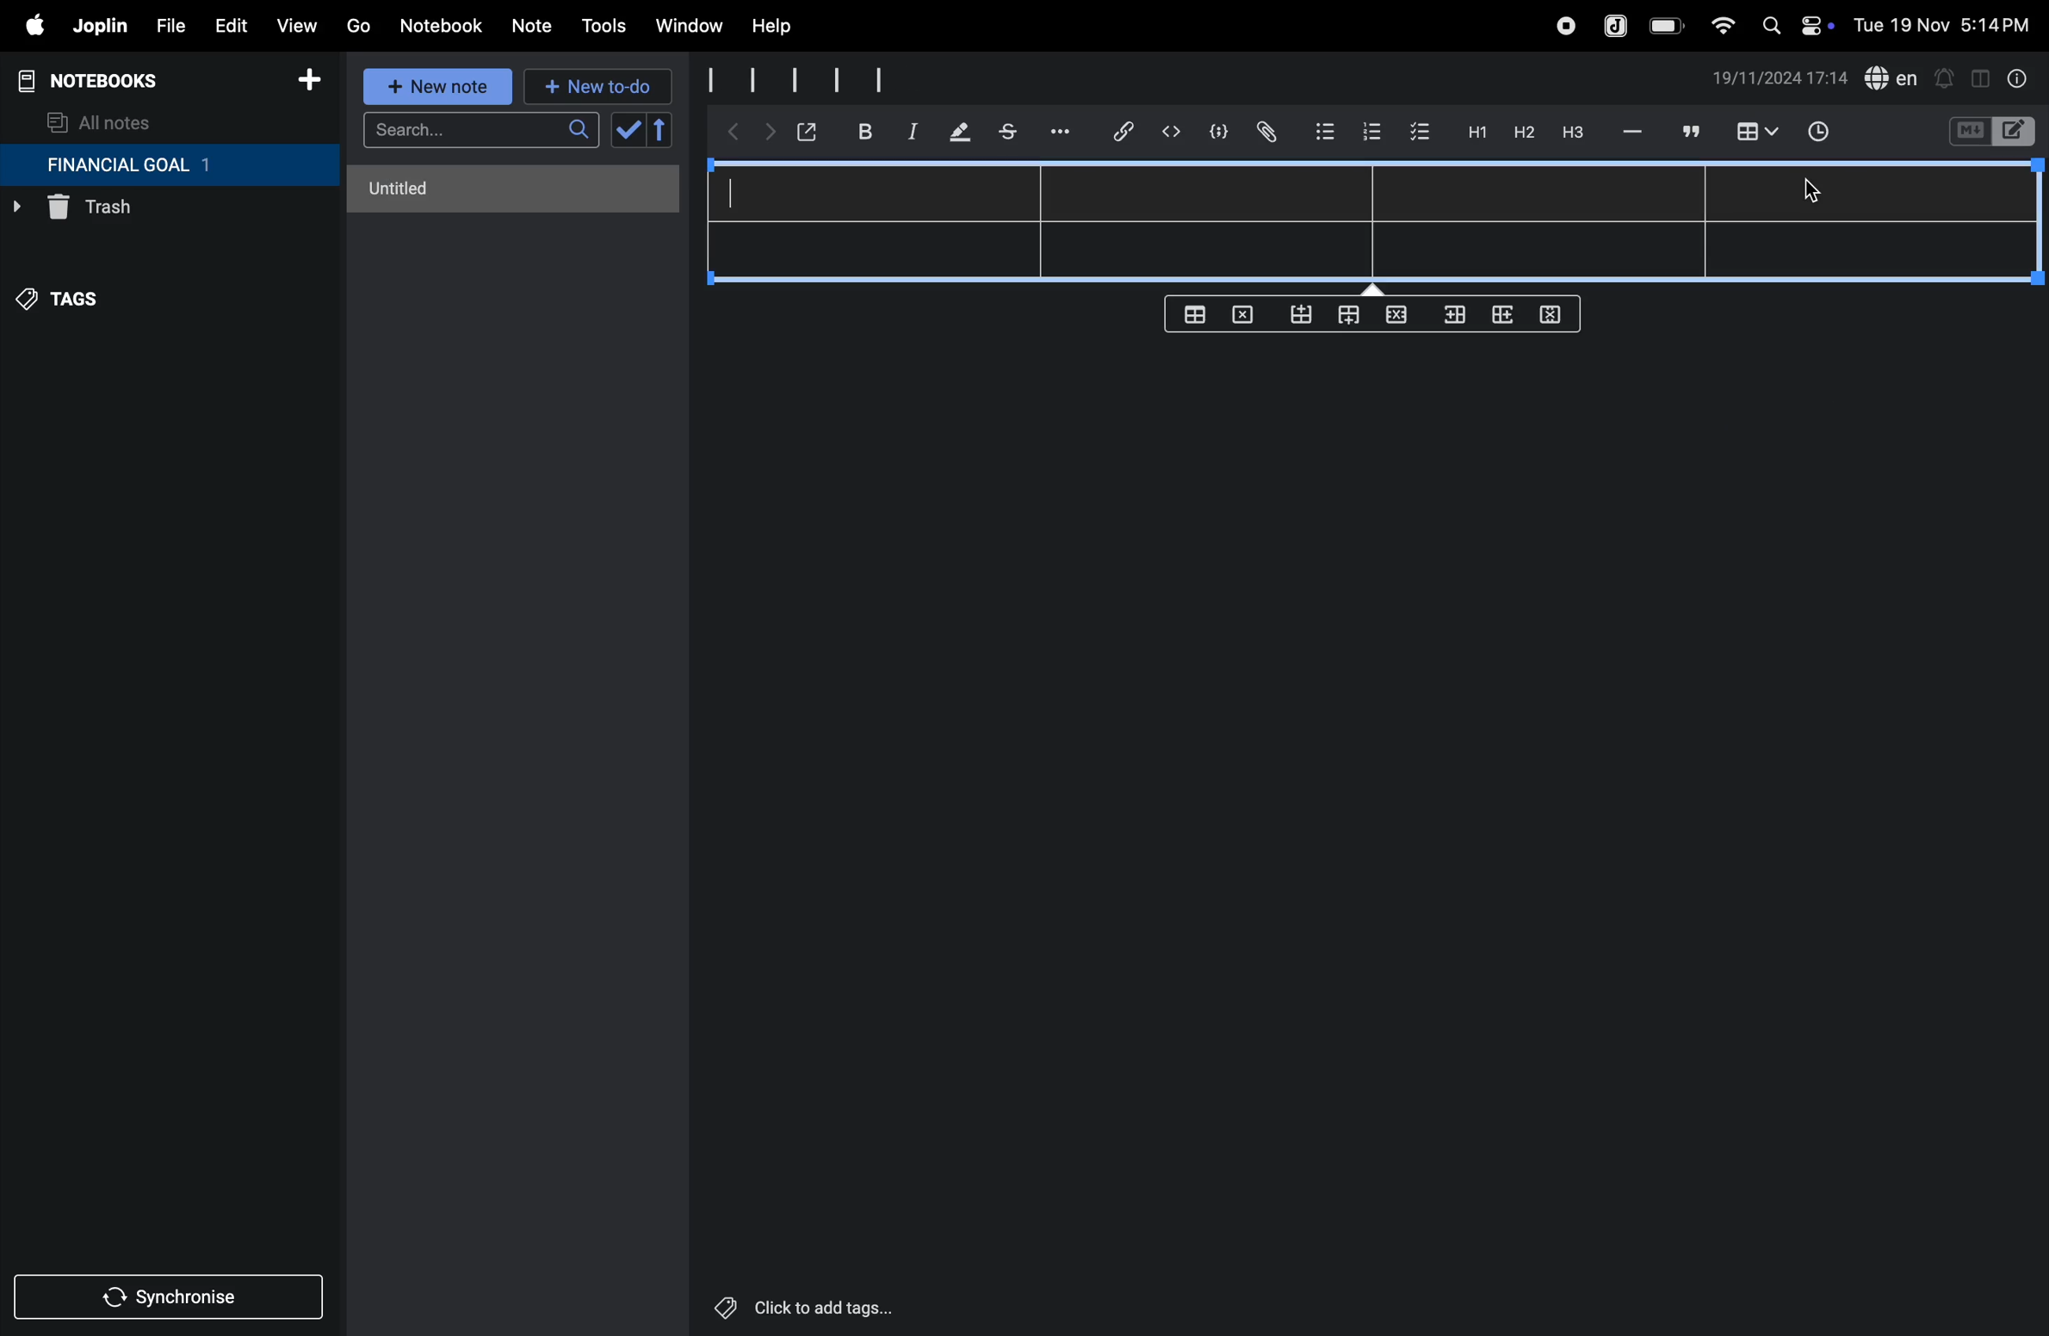 The image size is (2049, 1336). I want to click on click to add tags, so click(847, 1306).